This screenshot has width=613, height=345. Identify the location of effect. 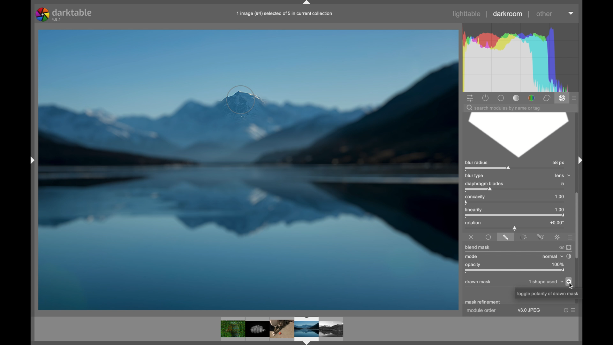
(562, 98).